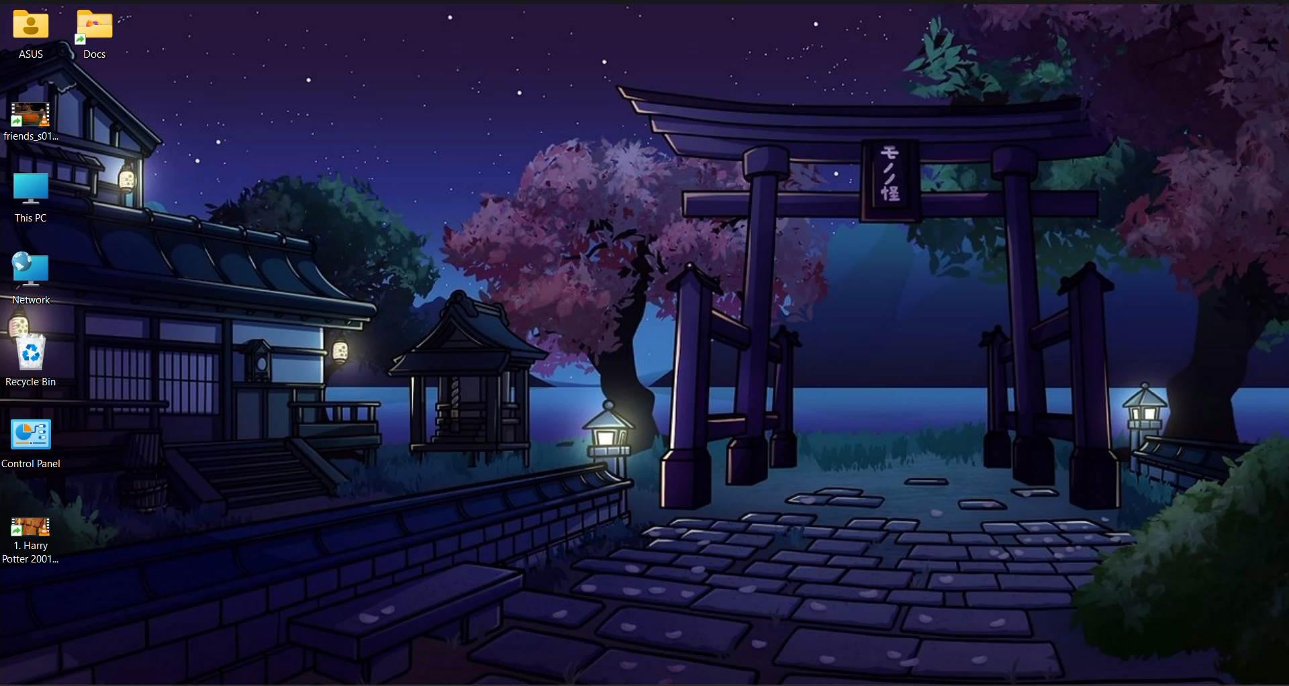 The image size is (1289, 686). Describe the element at coordinates (38, 200) in the screenshot. I see `=
This PC` at that location.